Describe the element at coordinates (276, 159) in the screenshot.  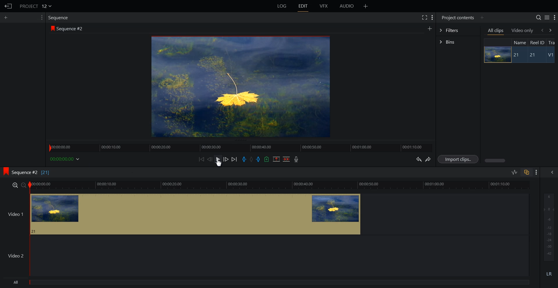
I see `Remove Mark Section` at that location.